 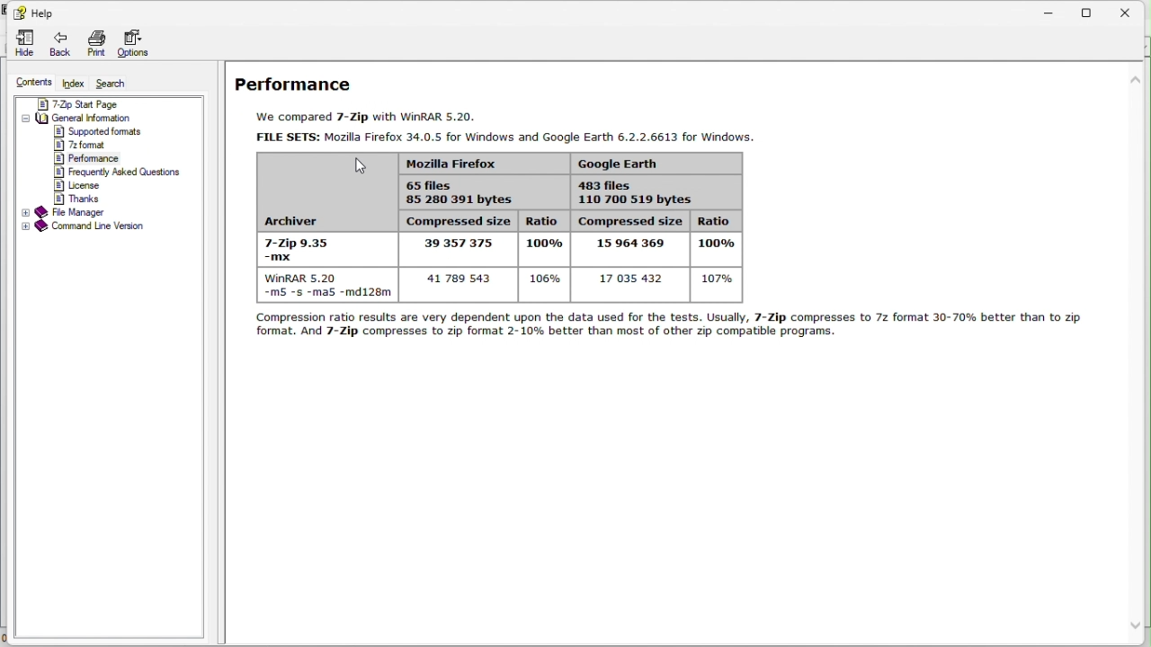 I want to click on Search, so click(x=117, y=84).